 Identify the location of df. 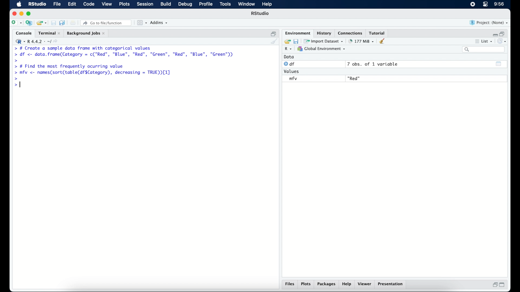
(290, 64).